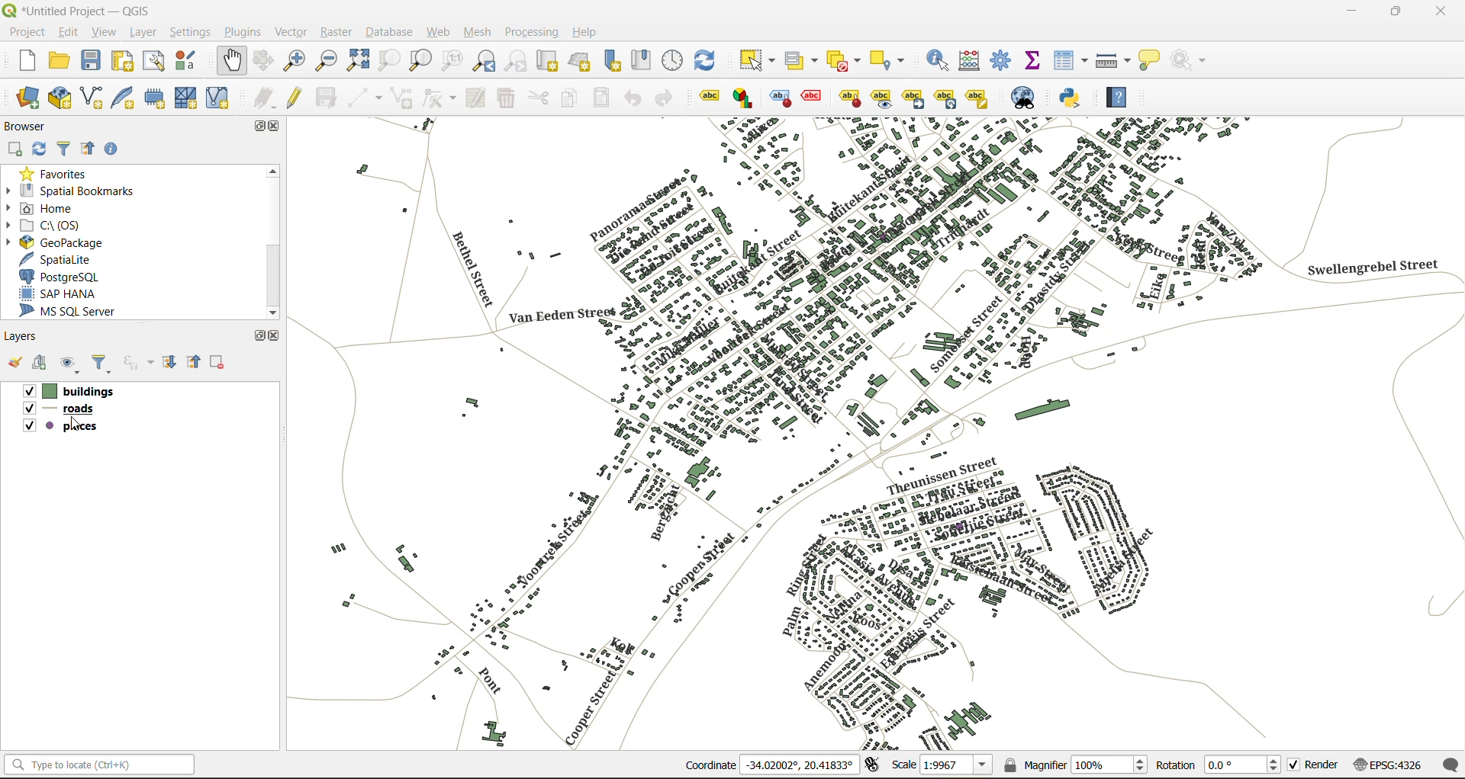  I want to click on add, so click(41, 362).